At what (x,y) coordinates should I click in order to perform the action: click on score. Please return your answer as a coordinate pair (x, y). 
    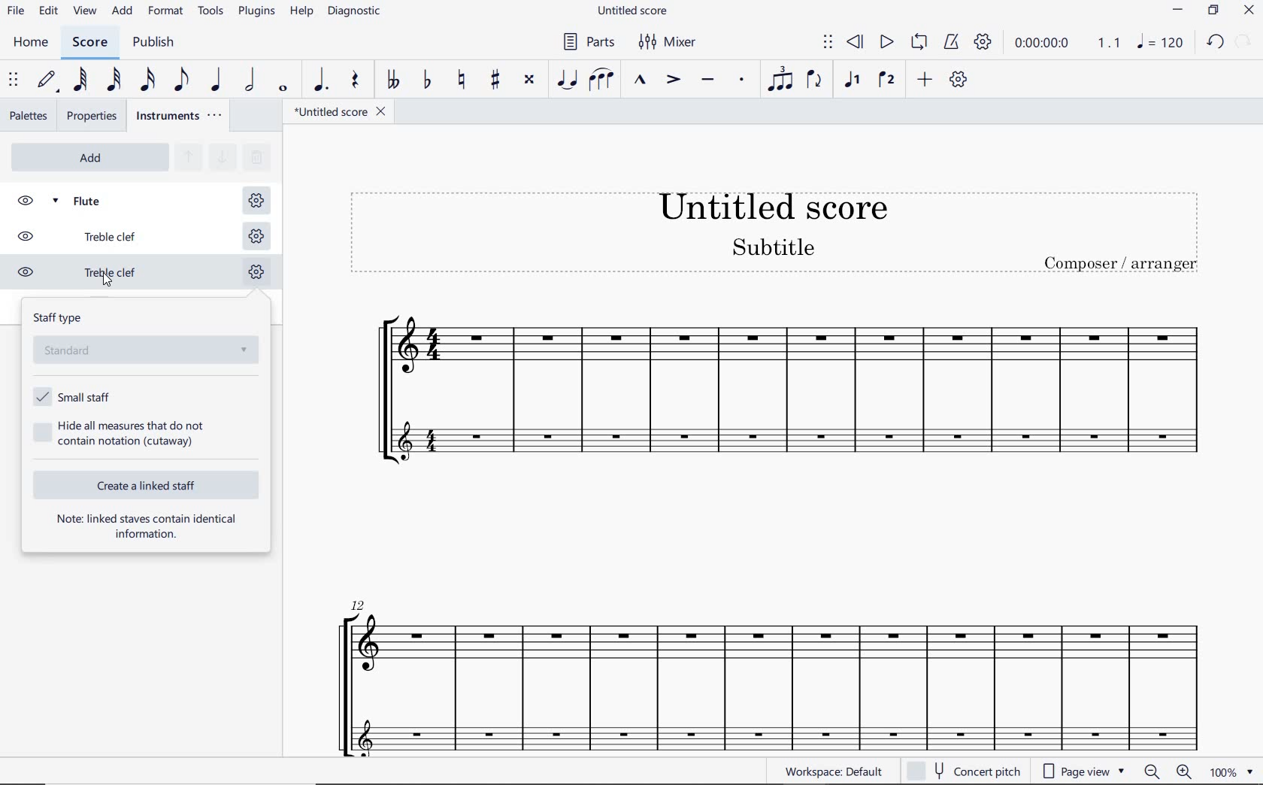
    Looking at the image, I should click on (90, 42).